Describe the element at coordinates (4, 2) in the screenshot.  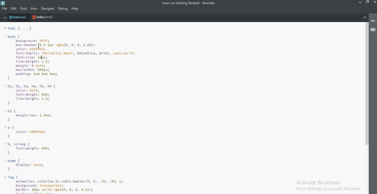
I see `logo` at that location.